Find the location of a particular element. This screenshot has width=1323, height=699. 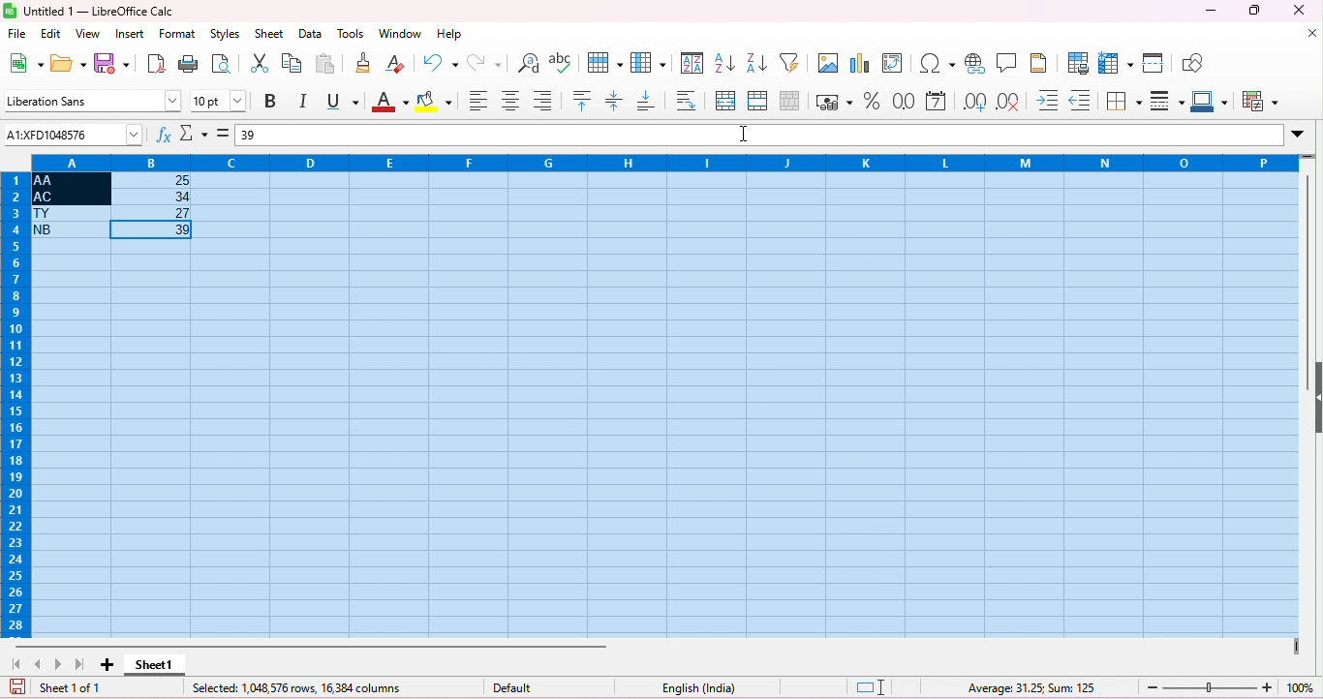

insert chart is located at coordinates (862, 62).